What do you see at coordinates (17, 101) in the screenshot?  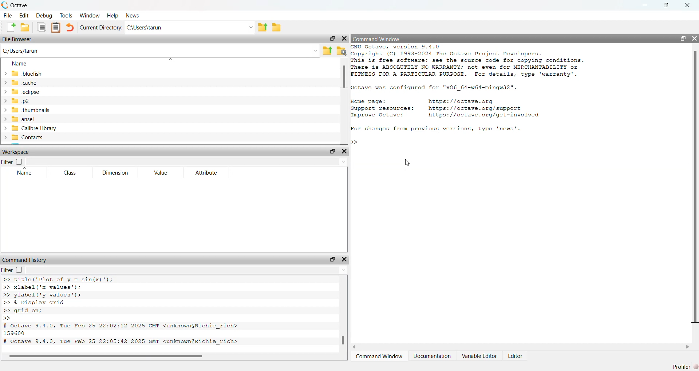 I see `.p2` at bounding box center [17, 101].